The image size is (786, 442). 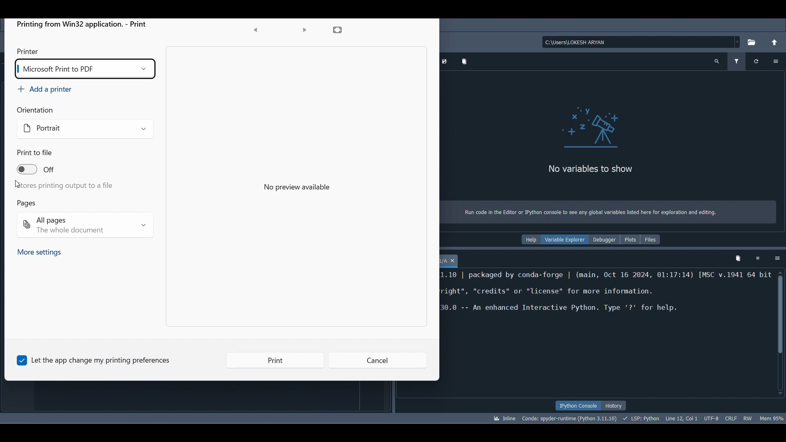 I want to click on Filter variables, so click(x=737, y=63).